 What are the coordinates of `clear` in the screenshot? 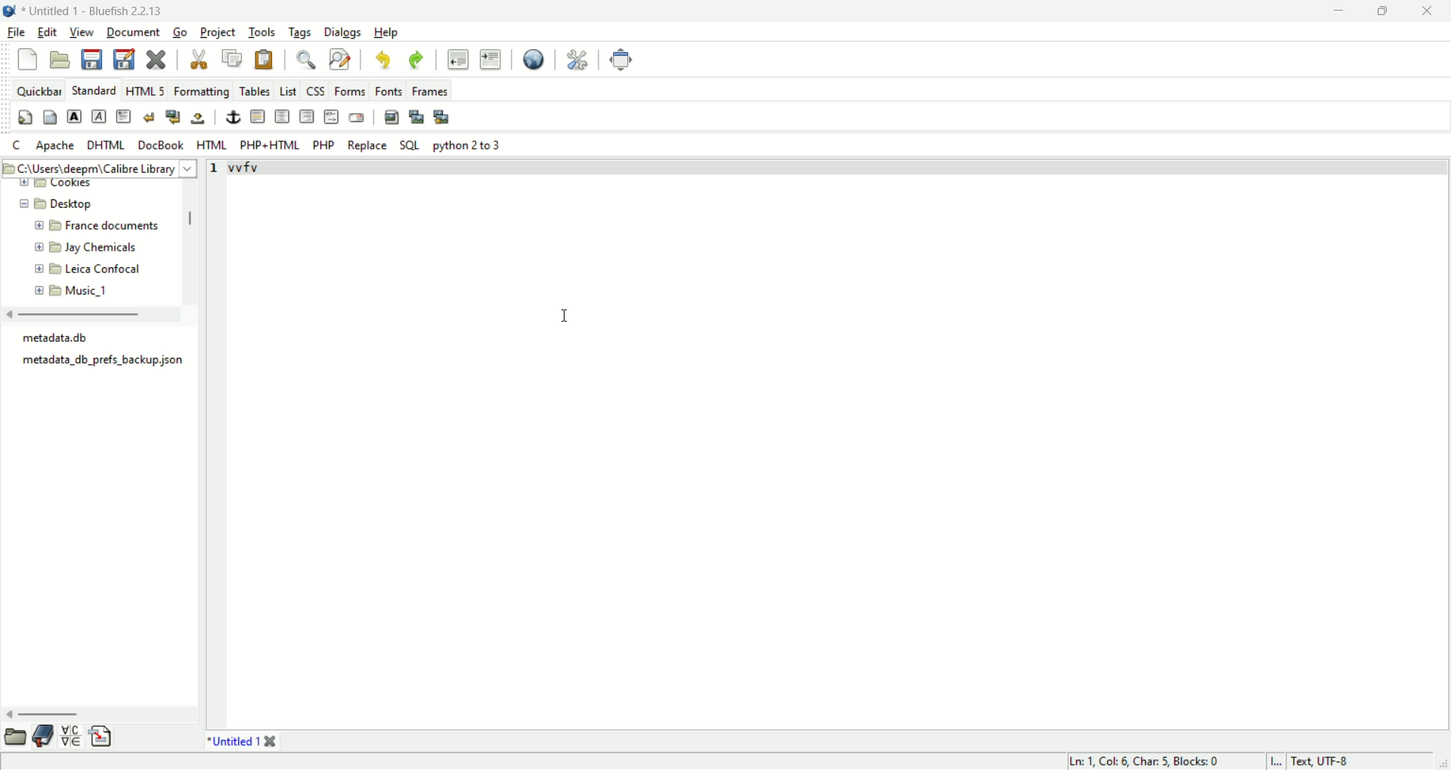 It's located at (147, 118).